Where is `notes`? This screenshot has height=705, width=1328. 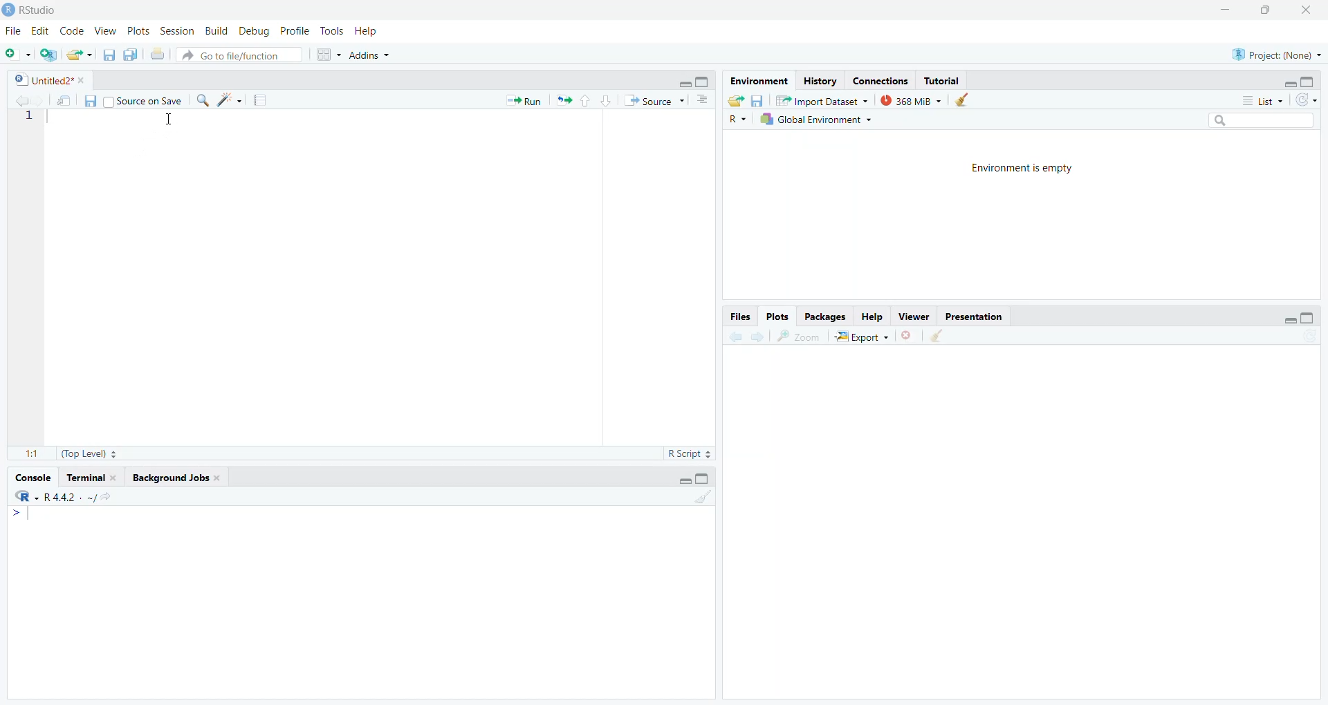 notes is located at coordinates (264, 101).